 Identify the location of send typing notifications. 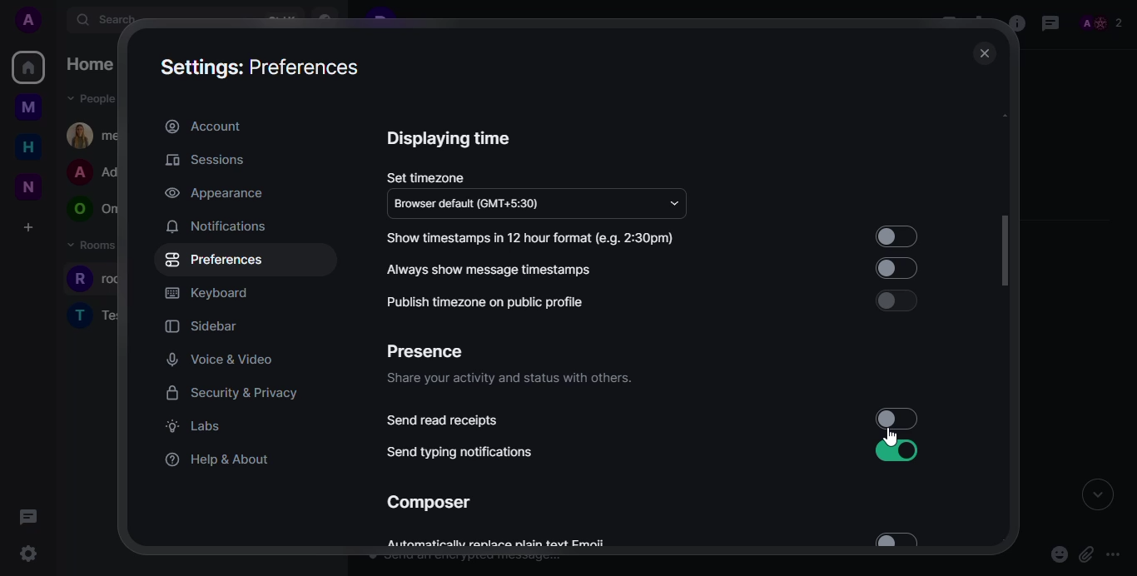
(460, 451).